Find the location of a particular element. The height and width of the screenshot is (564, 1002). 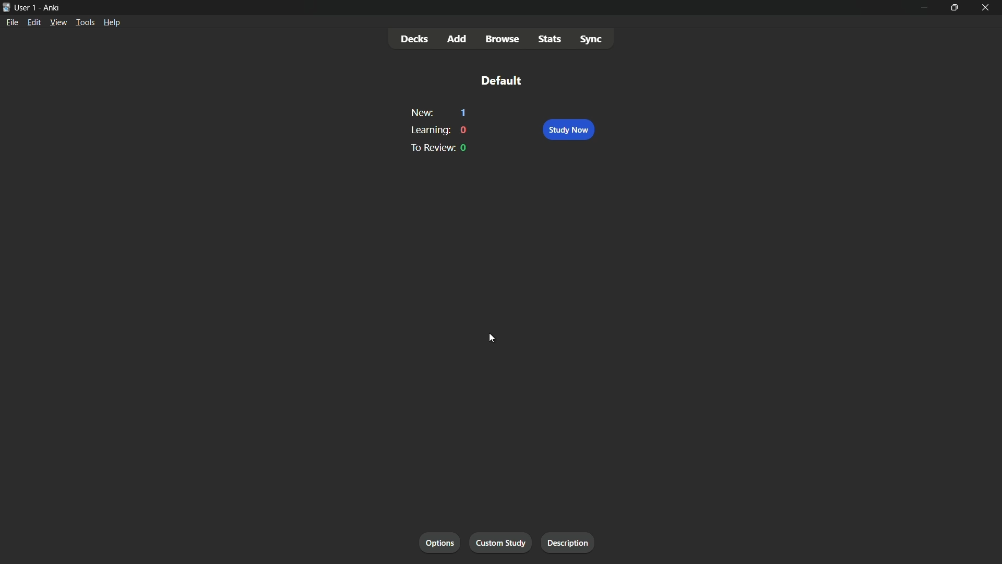

add is located at coordinates (458, 38).